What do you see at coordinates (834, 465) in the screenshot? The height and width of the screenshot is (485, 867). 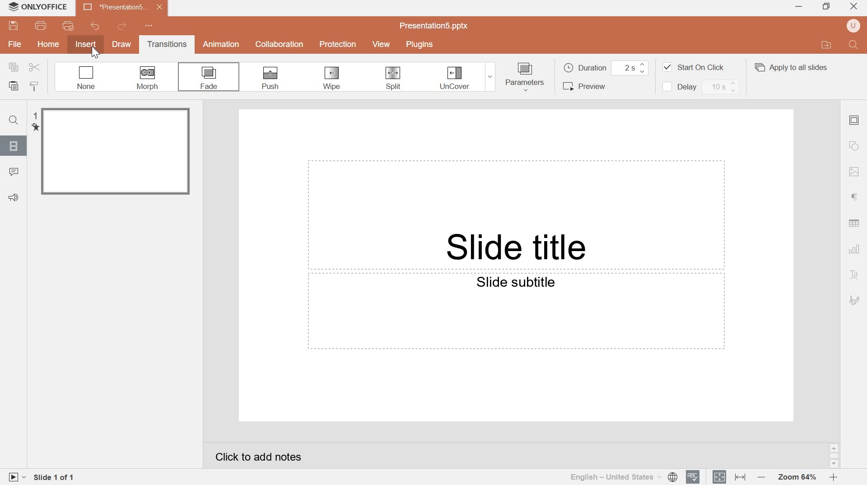 I see `scroll down` at bounding box center [834, 465].